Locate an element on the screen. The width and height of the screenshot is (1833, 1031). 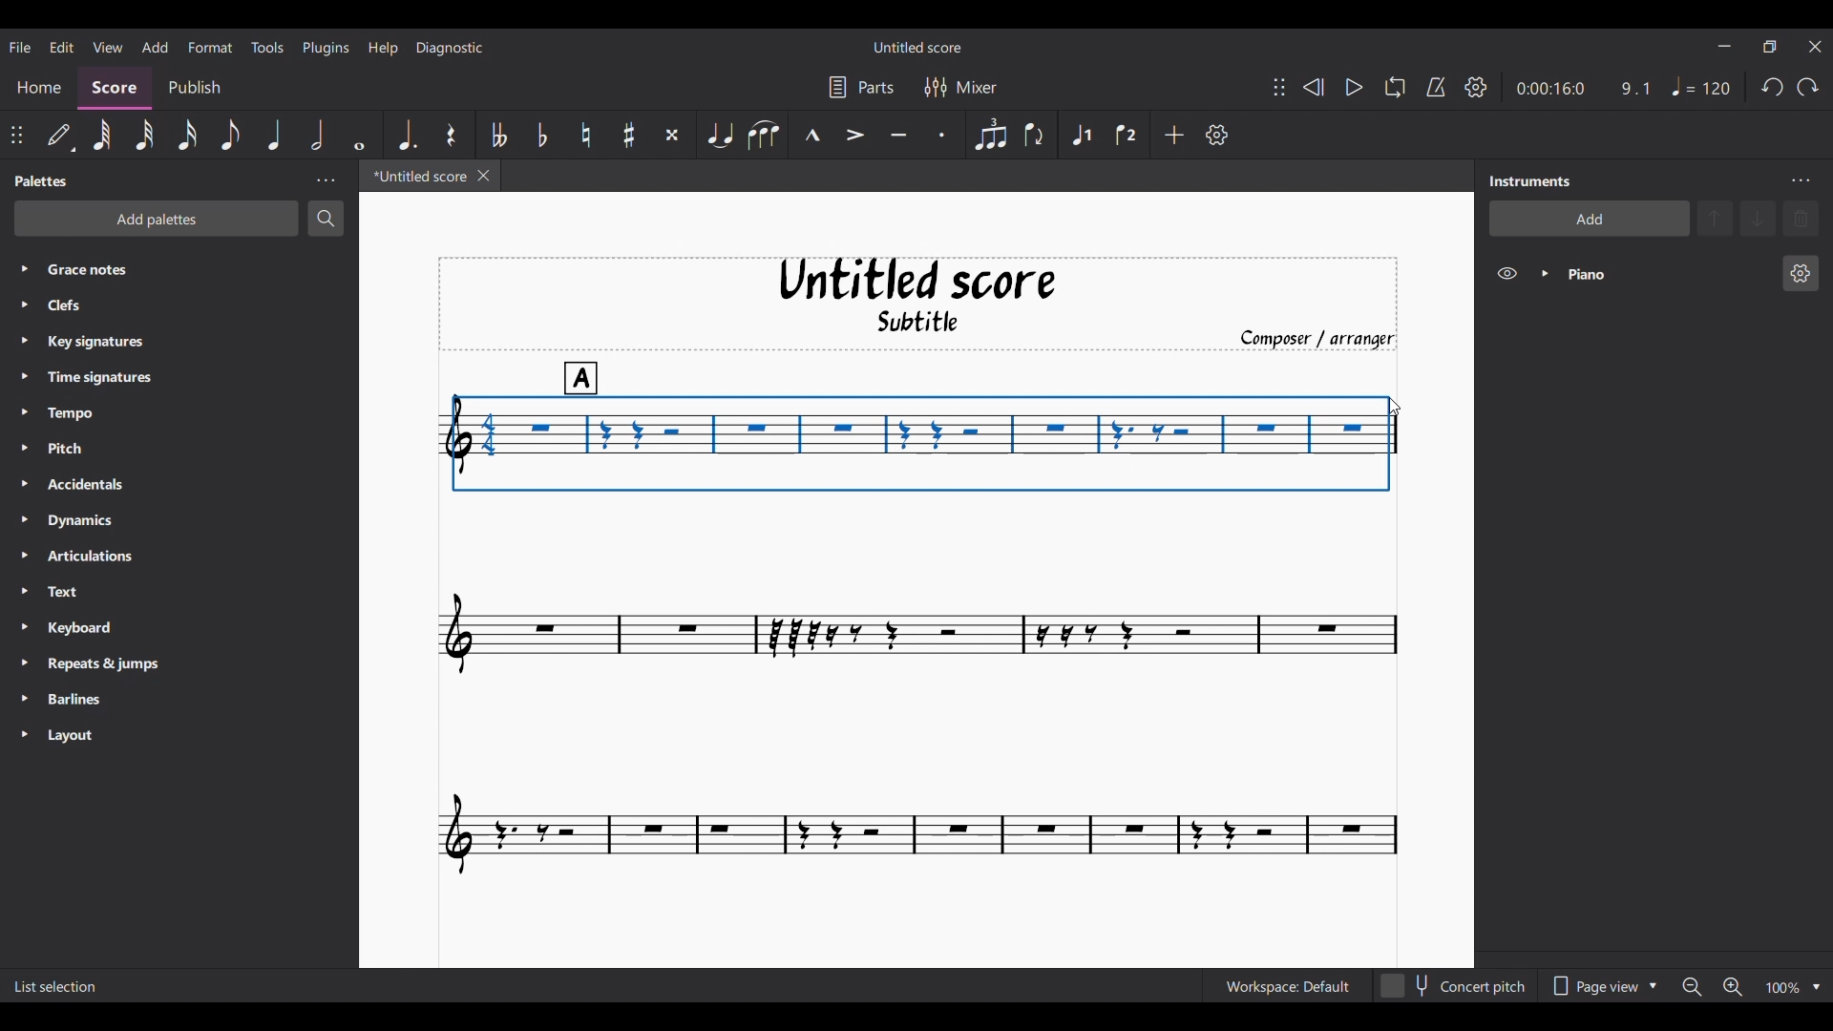
Palette title is located at coordinates (43, 181).